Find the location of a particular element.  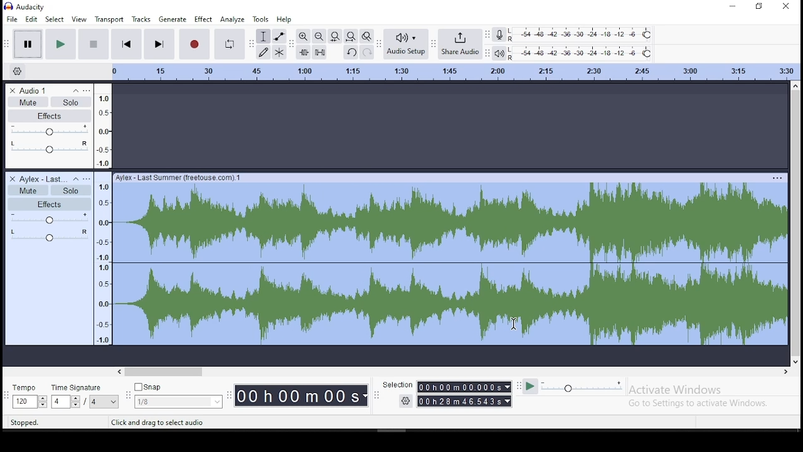

tracks is located at coordinates (142, 19).